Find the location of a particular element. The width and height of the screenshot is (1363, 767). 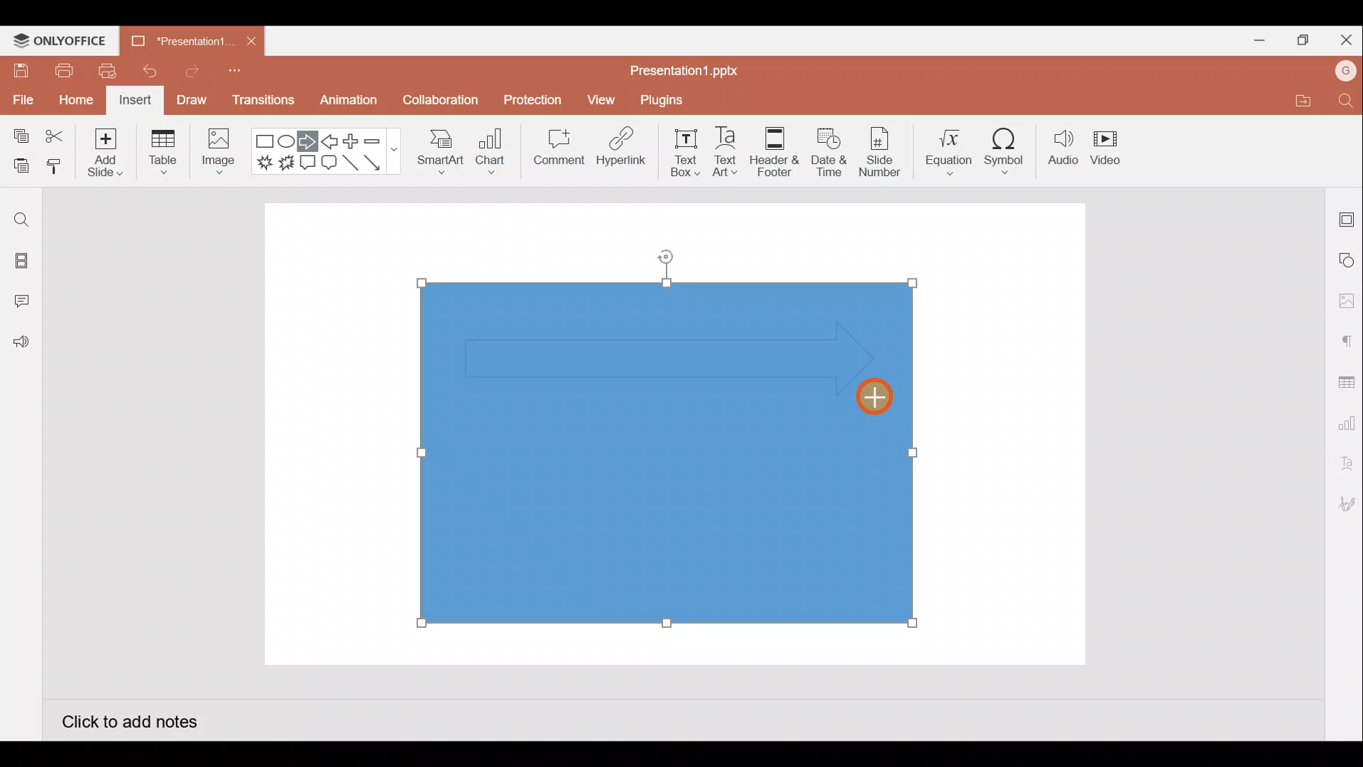

Header & footer is located at coordinates (775, 148).